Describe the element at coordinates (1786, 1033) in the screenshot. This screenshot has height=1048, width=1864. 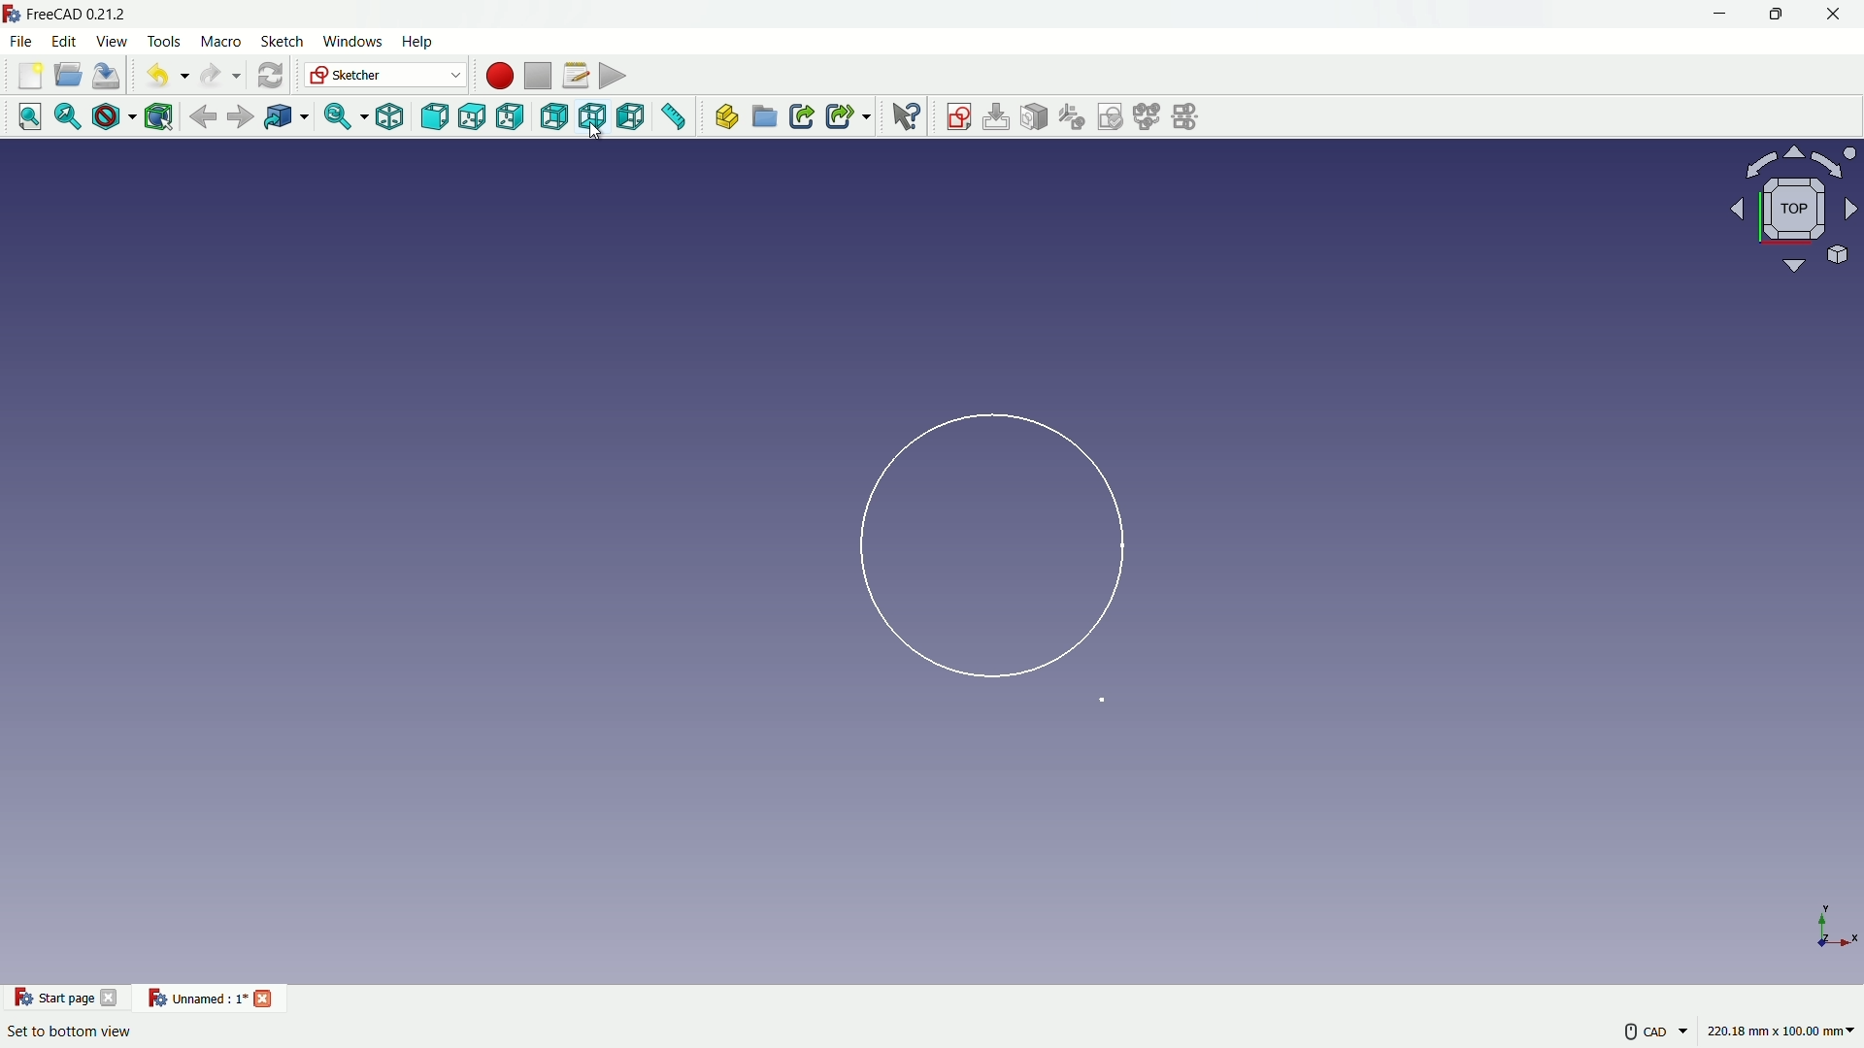
I see `units` at that location.